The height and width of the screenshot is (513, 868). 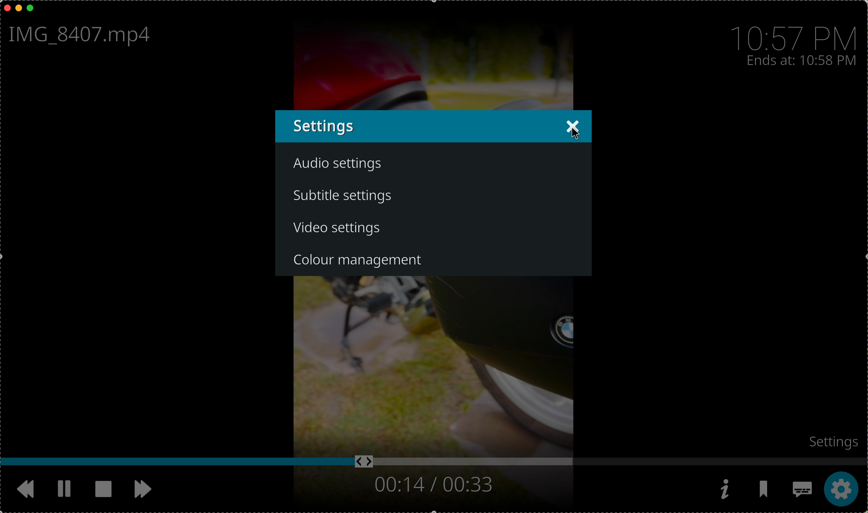 What do you see at coordinates (839, 489) in the screenshot?
I see `click on settings` at bounding box center [839, 489].